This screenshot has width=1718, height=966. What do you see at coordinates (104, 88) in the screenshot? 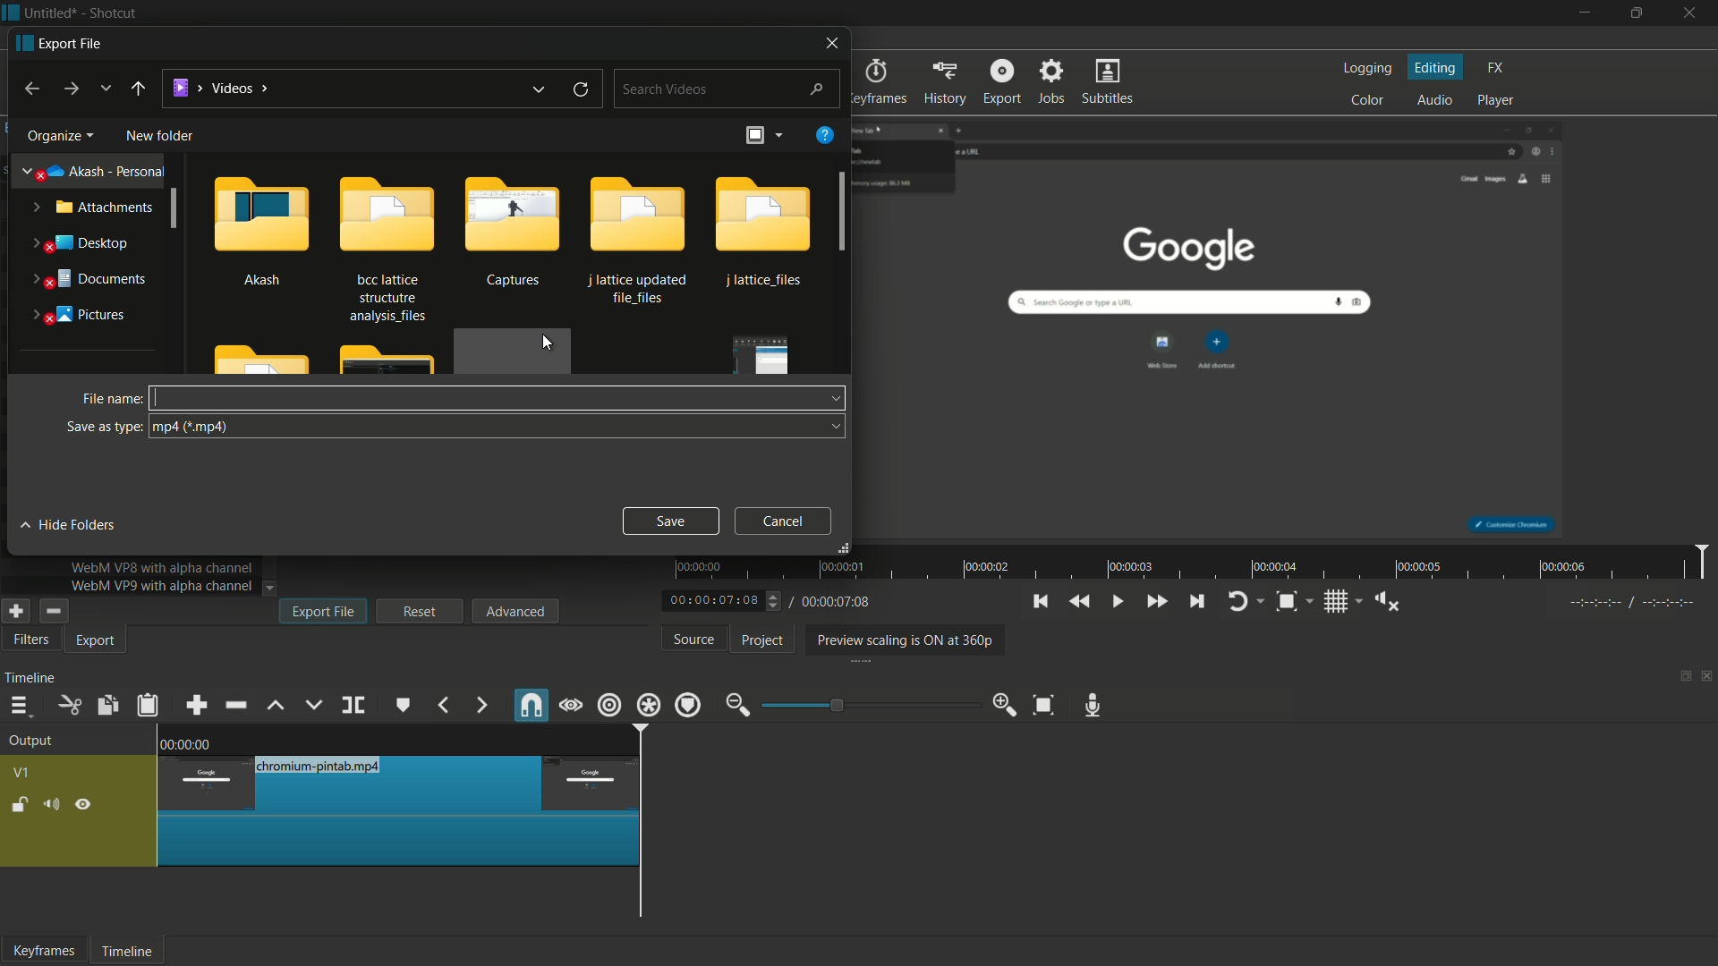
I see `recent locations` at bounding box center [104, 88].